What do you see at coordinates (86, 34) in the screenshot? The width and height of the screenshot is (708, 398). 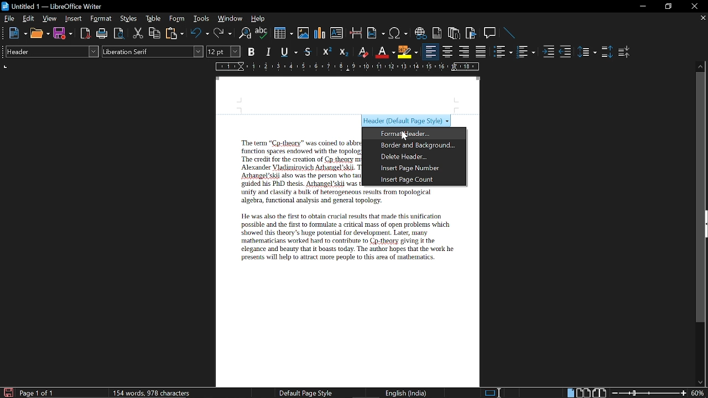 I see `export as PDF` at bounding box center [86, 34].